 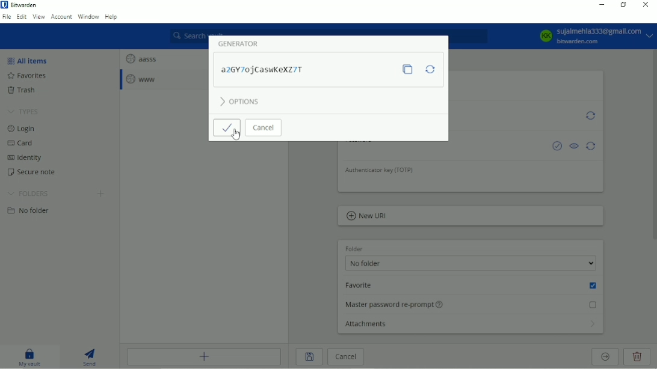 I want to click on Password, so click(x=262, y=69).